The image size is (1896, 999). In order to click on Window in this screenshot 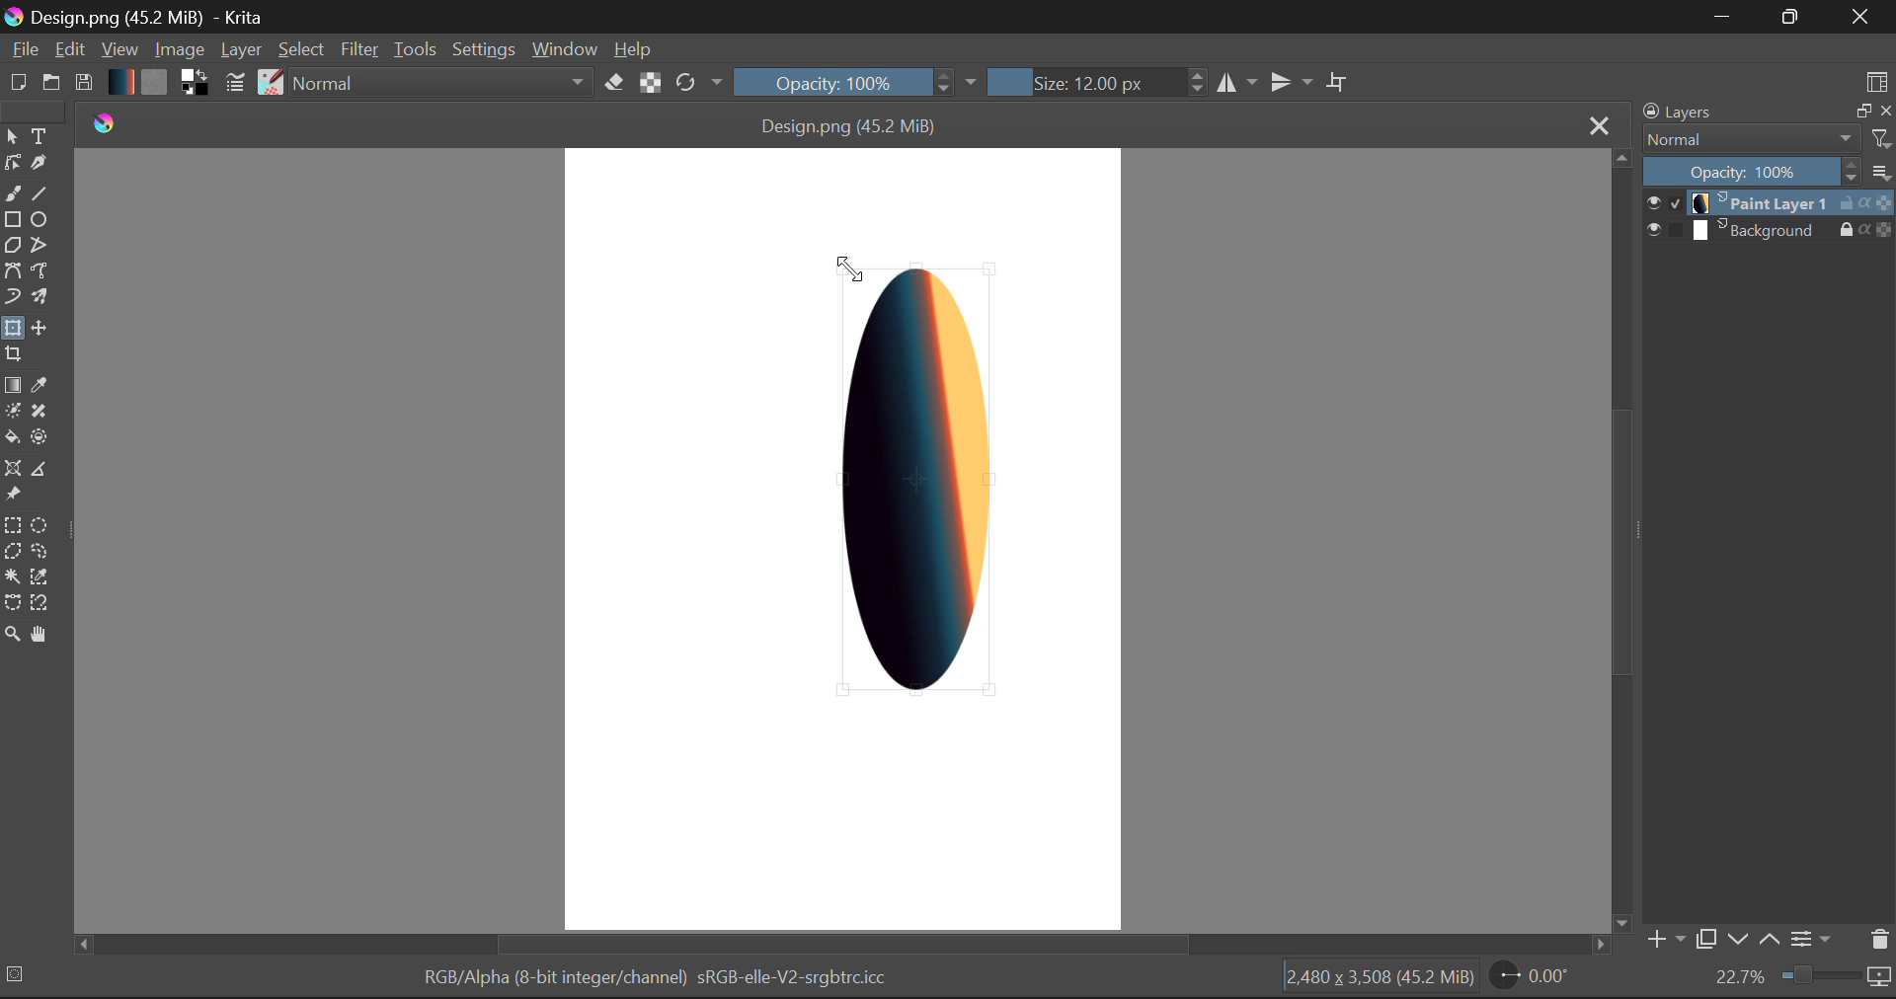, I will do `click(564, 50)`.